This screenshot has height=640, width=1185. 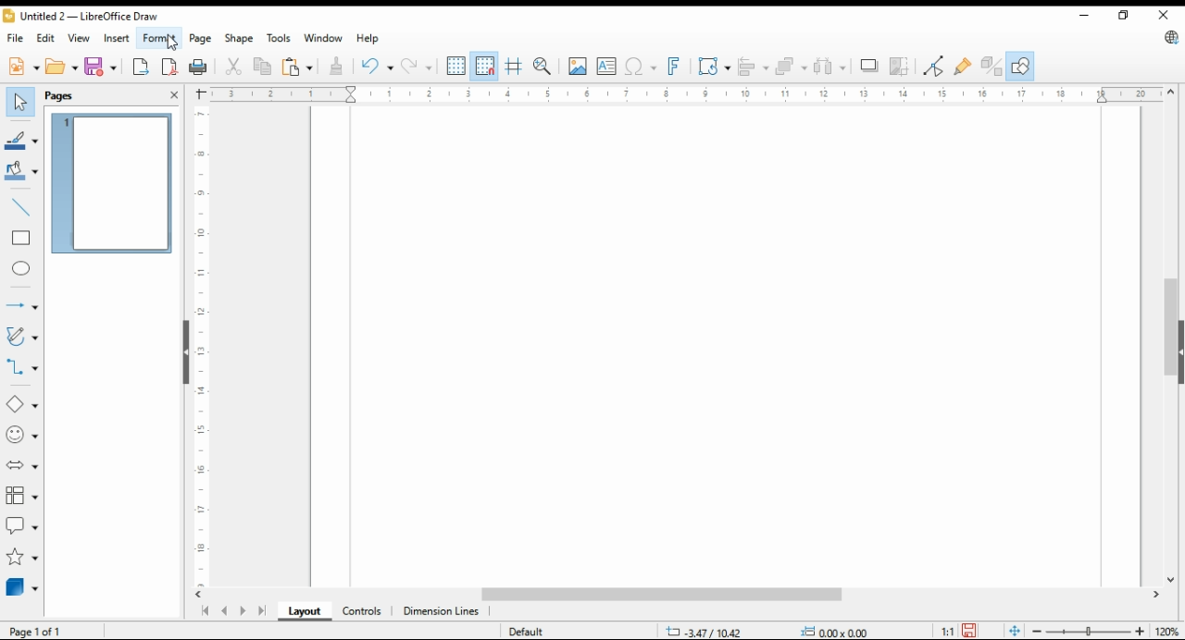 I want to click on page 1 of 1, so click(x=37, y=631).